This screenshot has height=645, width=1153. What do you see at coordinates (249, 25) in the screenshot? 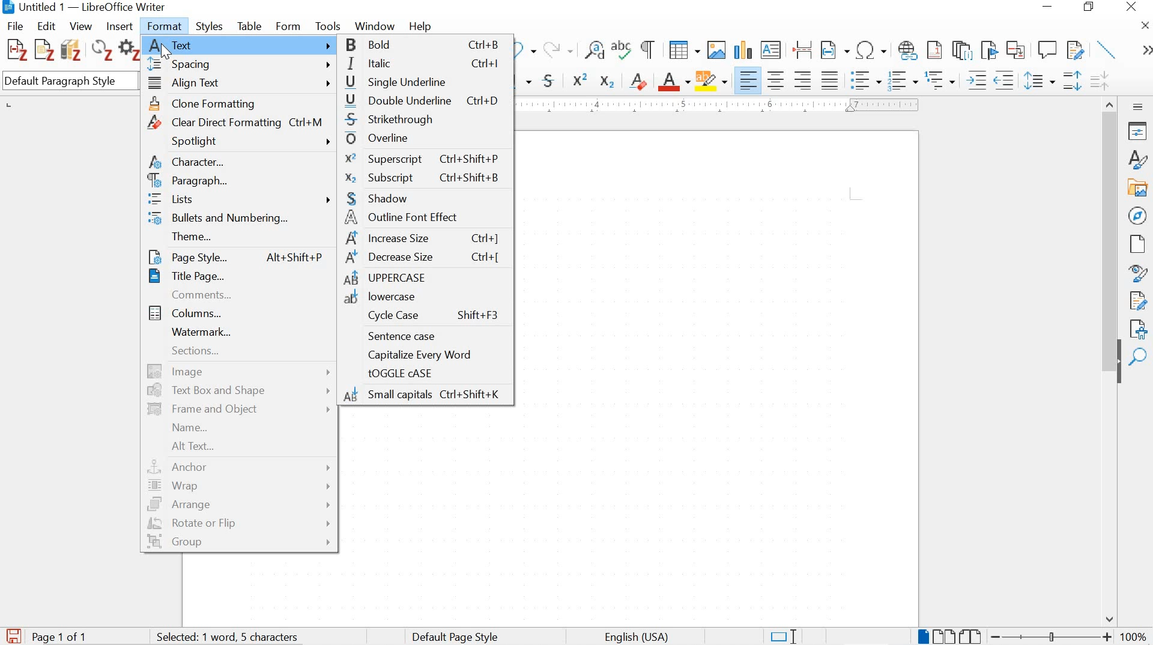
I see `table` at bounding box center [249, 25].